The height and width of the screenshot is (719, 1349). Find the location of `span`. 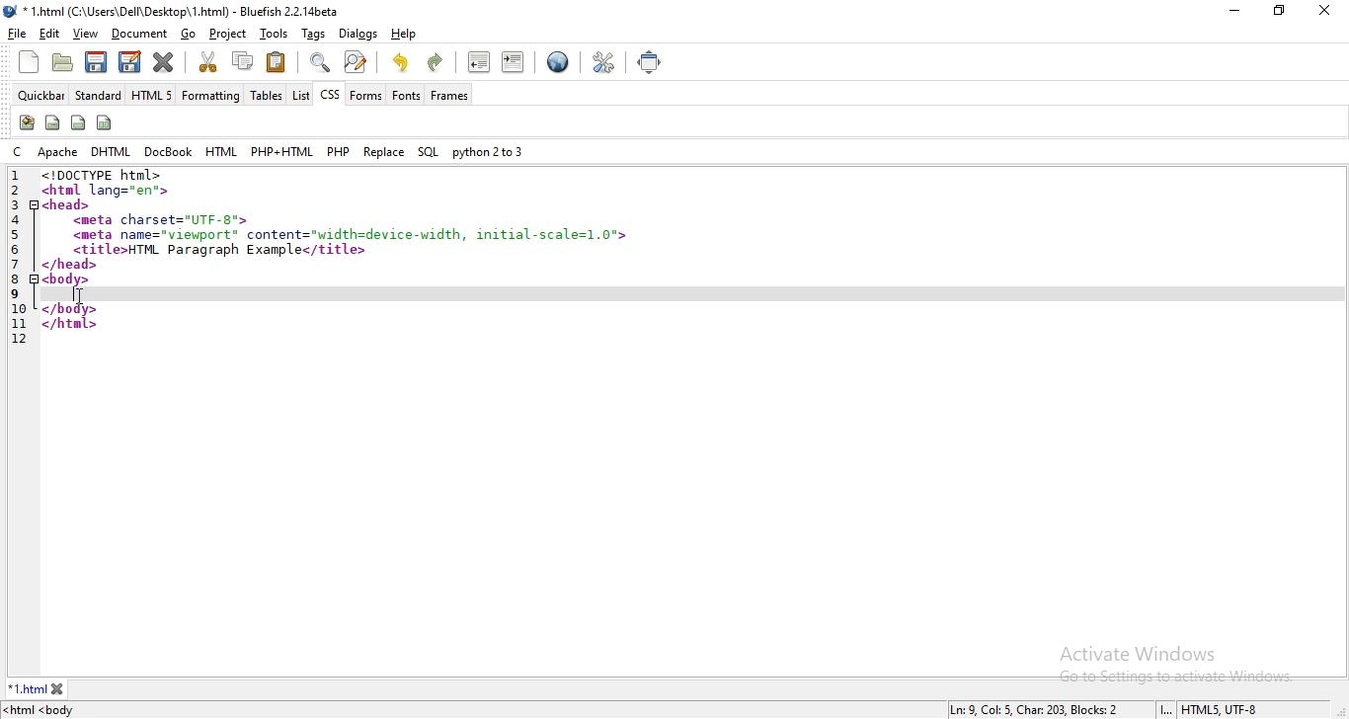

span is located at coordinates (53, 121).